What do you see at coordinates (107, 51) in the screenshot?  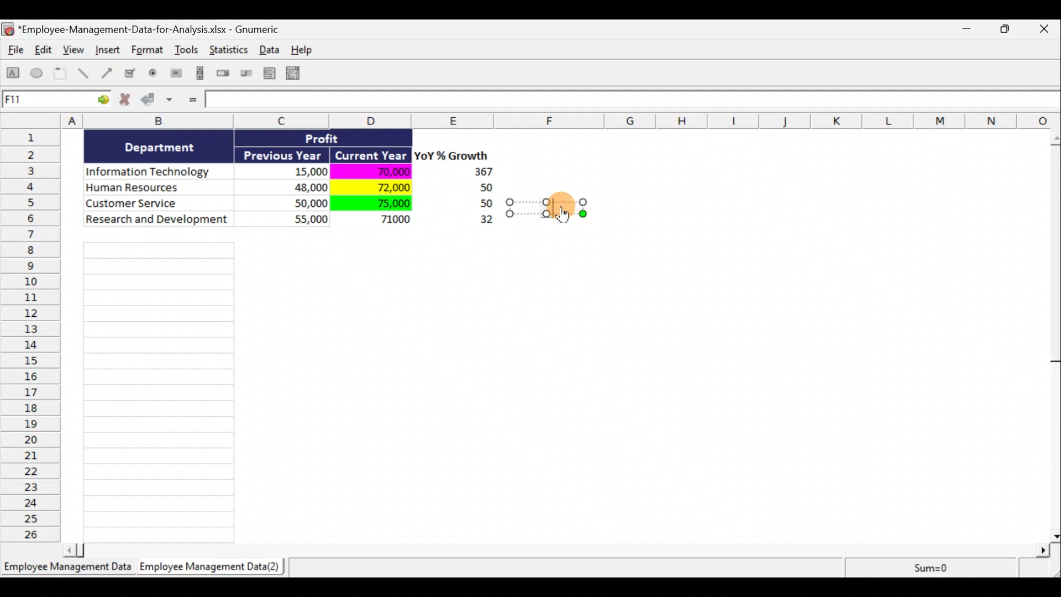 I see `Insert` at bounding box center [107, 51].